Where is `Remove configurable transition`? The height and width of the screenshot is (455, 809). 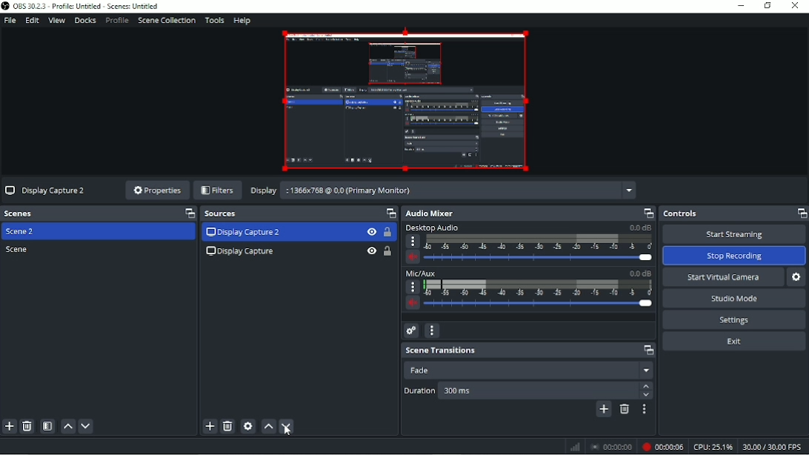 Remove configurable transition is located at coordinates (625, 410).